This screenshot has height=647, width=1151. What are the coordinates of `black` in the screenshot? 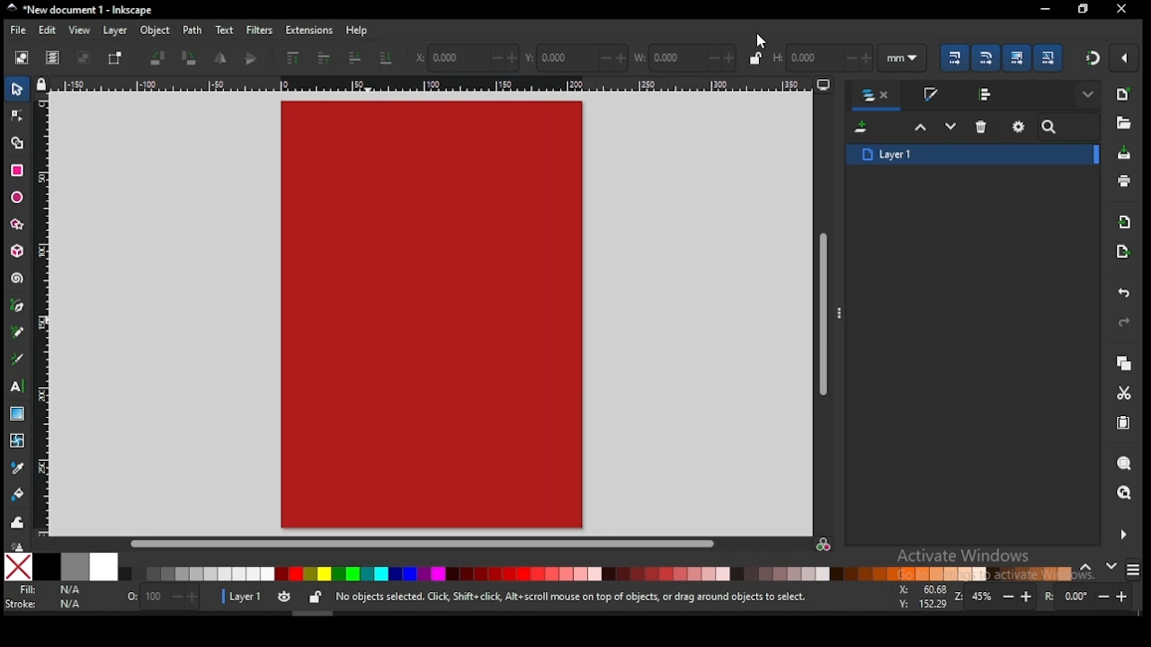 It's located at (47, 567).